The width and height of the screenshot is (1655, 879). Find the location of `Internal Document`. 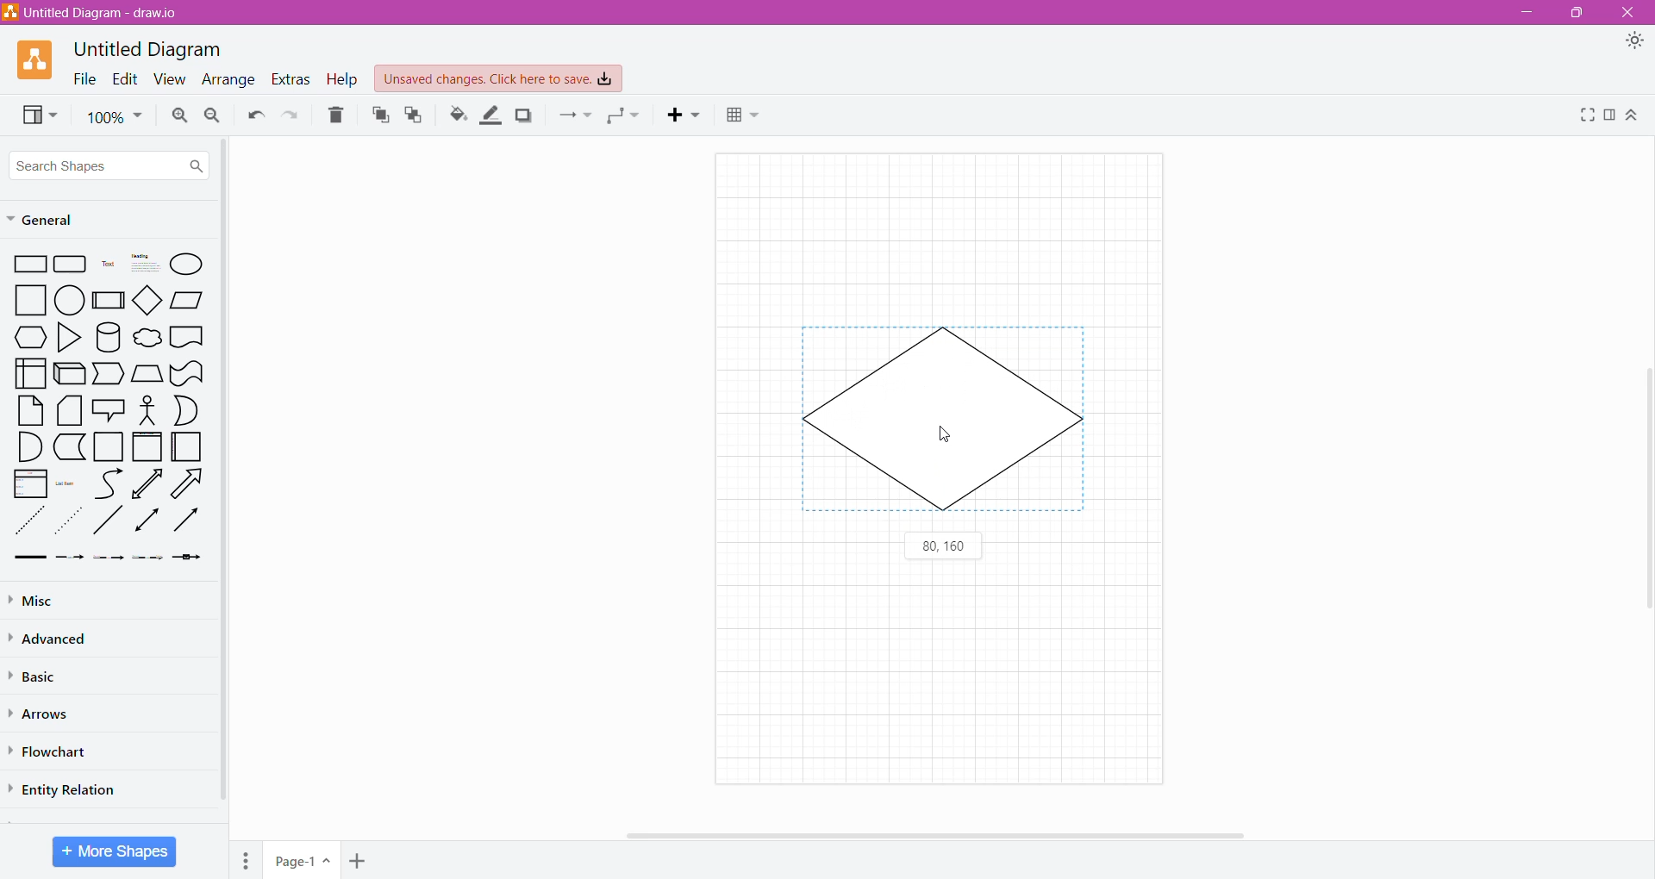

Internal Document is located at coordinates (29, 371).